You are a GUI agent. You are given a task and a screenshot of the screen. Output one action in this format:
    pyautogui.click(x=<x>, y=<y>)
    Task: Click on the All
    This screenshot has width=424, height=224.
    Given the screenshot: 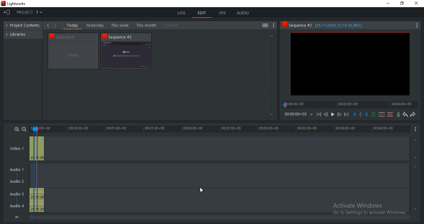 What is the action you would take?
    pyautogui.click(x=18, y=216)
    